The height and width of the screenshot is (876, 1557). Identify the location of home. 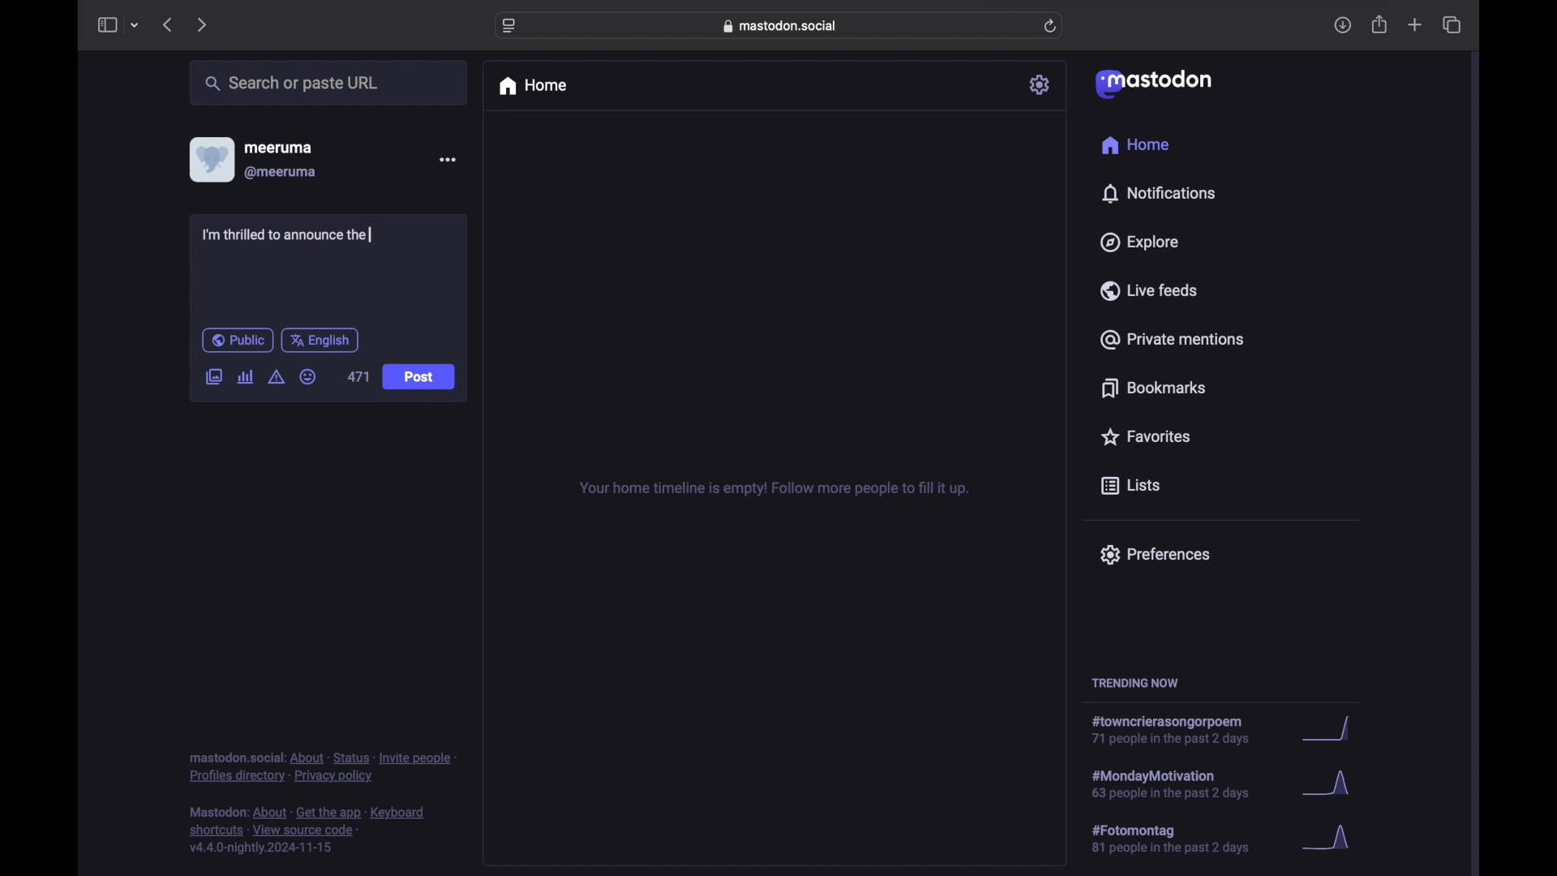
(1137, 144).